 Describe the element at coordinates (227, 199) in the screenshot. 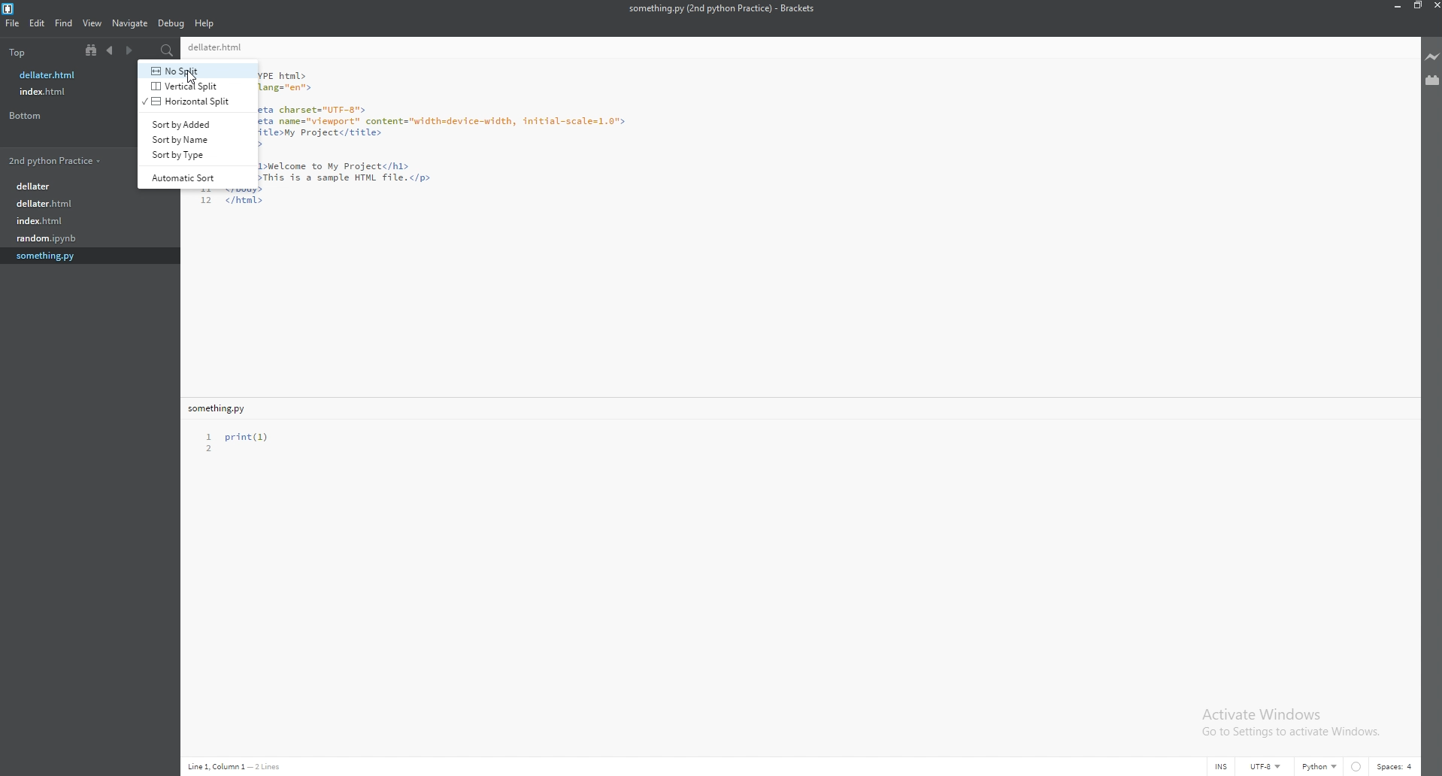

I see `code` at that location.